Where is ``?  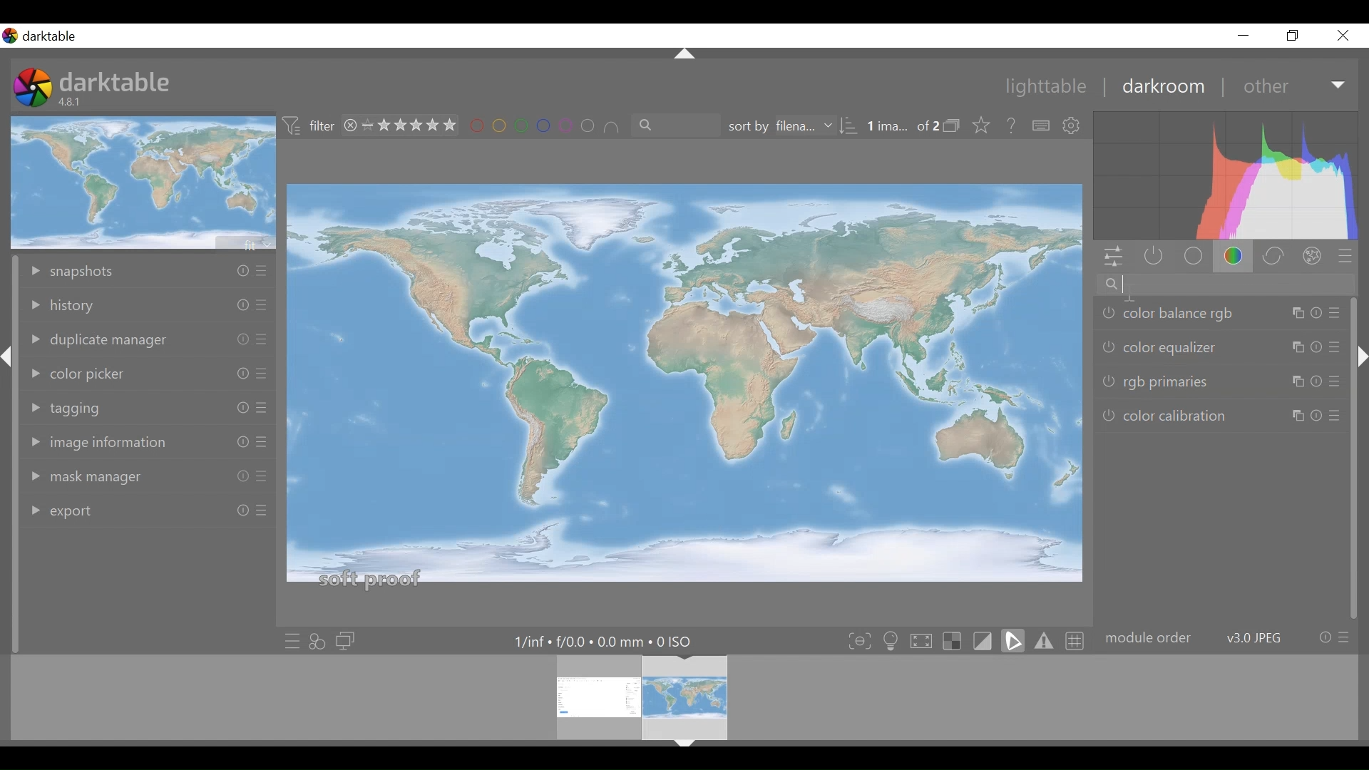
 is located at coordinates (235, 442).